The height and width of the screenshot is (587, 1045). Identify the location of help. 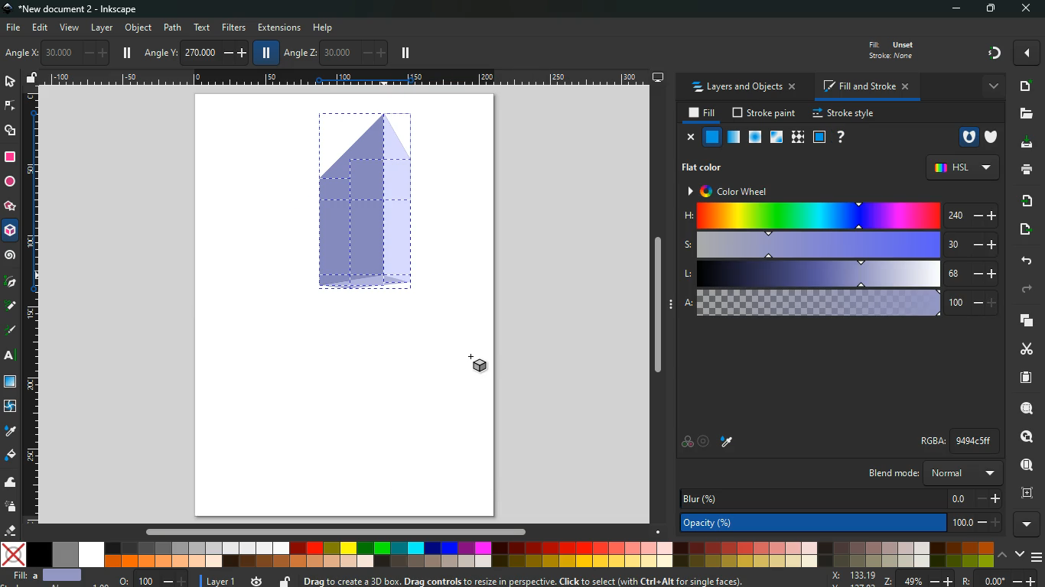
(840, 138).